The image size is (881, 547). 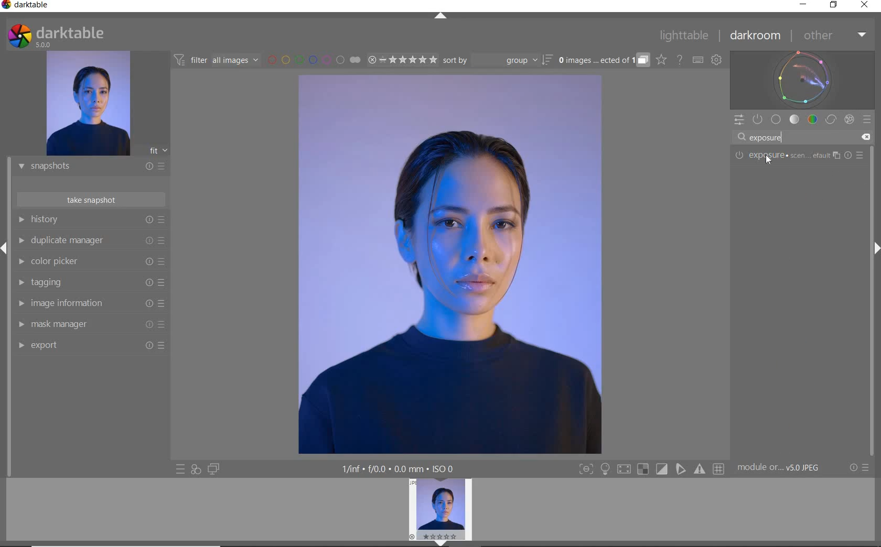 I want to click on IMAGE PREVIEW, so click(x=88, y=104).